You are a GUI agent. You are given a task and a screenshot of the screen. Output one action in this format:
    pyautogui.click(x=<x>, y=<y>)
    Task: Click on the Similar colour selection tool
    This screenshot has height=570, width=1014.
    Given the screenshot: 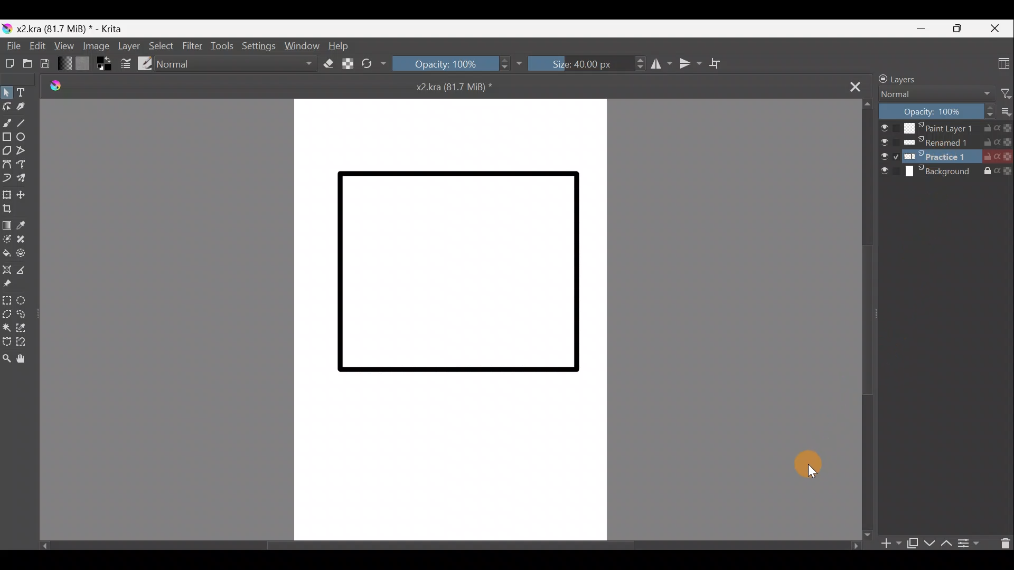 What is the action you would take?
    pyautogui.click(x=23, y=328)
    